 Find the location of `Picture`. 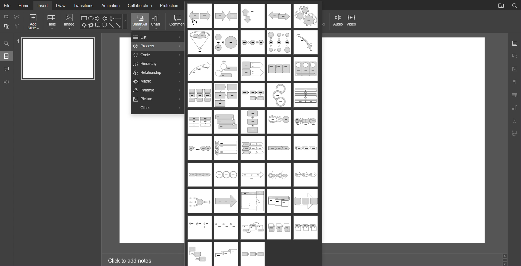

Picture is located at coordinates (157, 99).